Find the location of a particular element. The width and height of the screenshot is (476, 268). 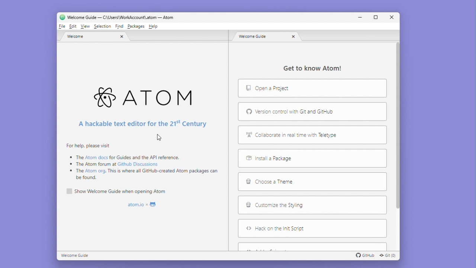

Help is located at coordinates (155, 26).